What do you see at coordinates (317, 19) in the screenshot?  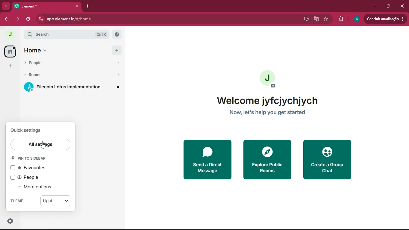 I see `google translate` at bounding box center [317, 19].